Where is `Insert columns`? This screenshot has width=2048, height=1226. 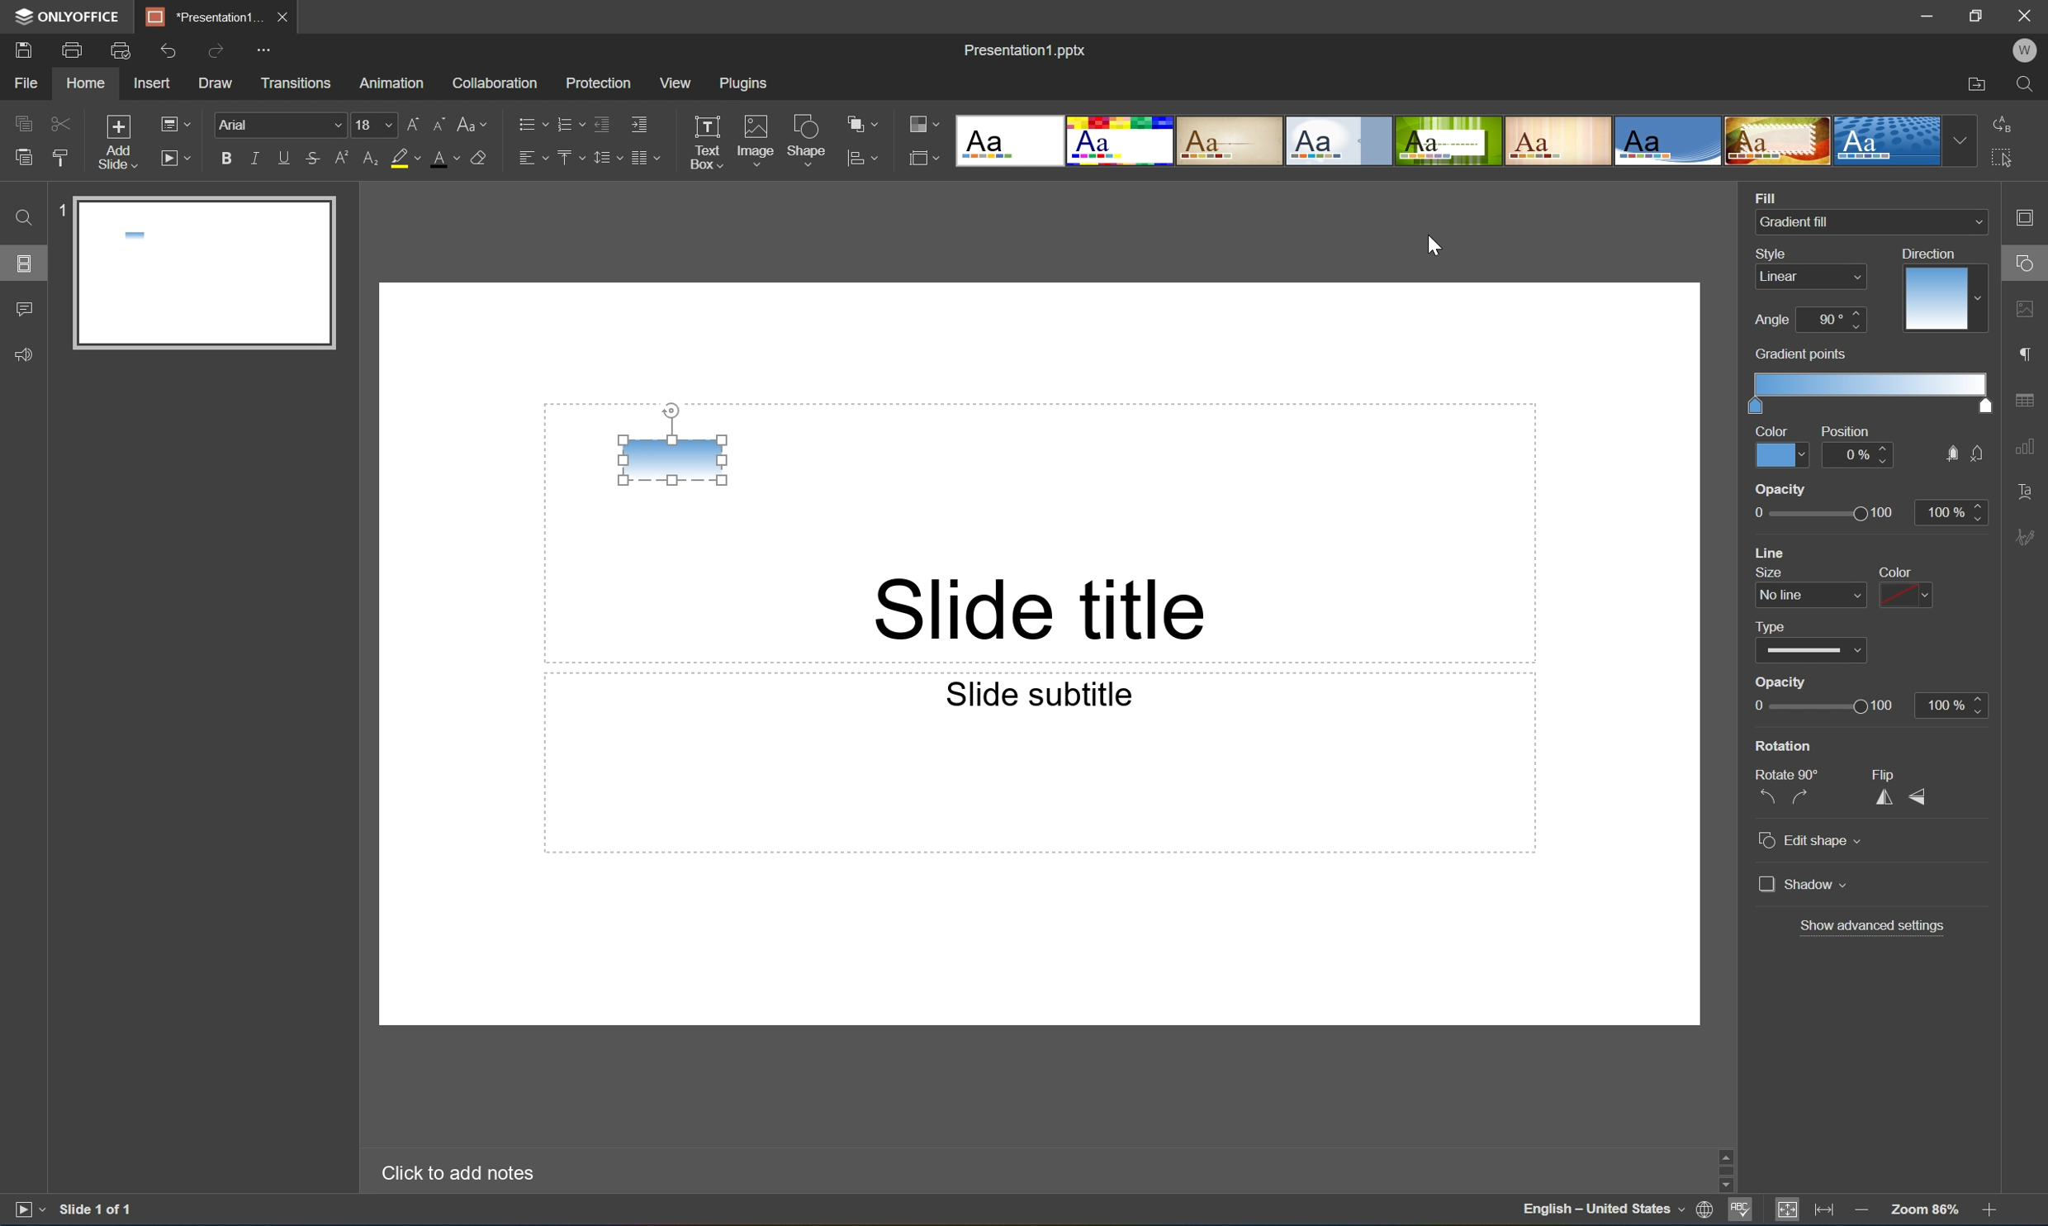
Insert columns is located at coordinates (645, 157).